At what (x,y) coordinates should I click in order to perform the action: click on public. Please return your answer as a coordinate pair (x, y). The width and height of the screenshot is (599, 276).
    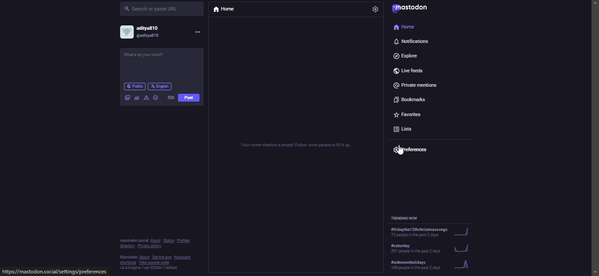
    Looking at the image, I should click on (135, 86).